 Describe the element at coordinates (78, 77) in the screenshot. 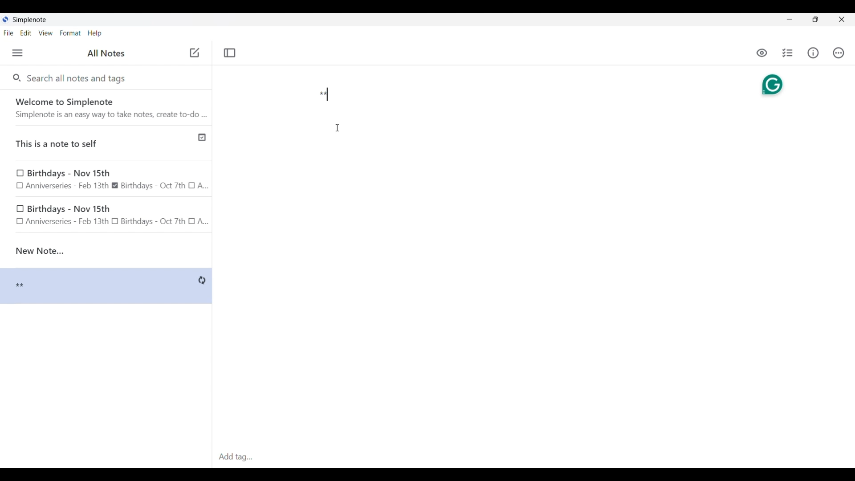

I see `Search all notes and tags` at that location.